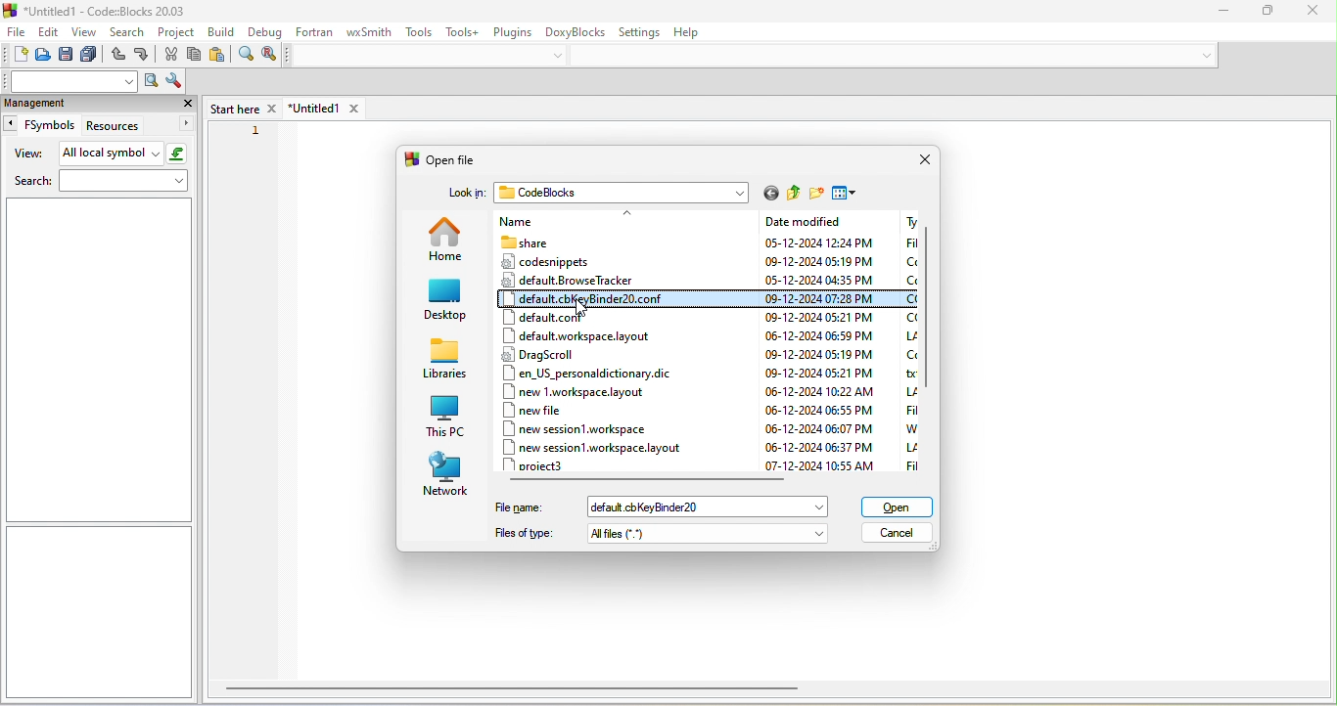 Image resolution: width=1337 pixels, height=706 pixels. Describe the element at coordinates (80, 104) in the screenshot. I see `management` at that location.